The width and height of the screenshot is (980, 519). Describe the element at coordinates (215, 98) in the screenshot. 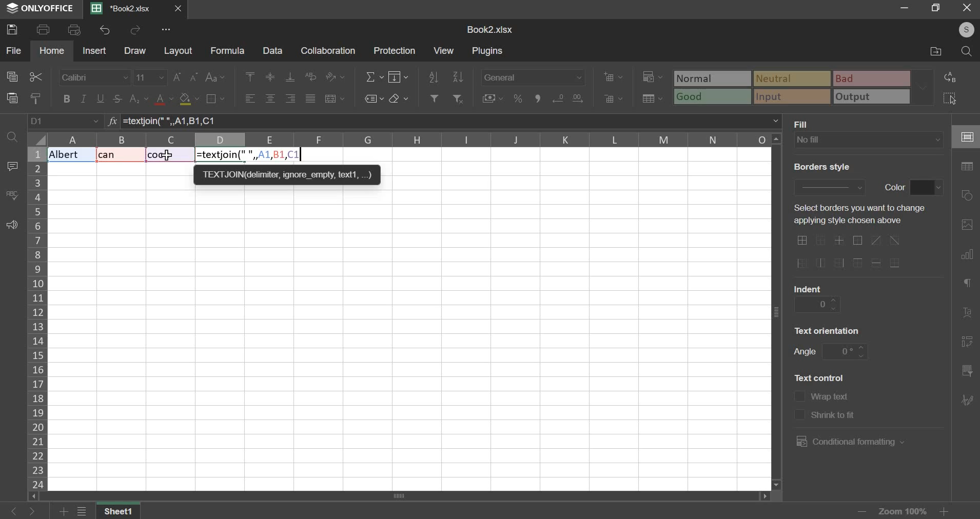

I see `border` at that location.